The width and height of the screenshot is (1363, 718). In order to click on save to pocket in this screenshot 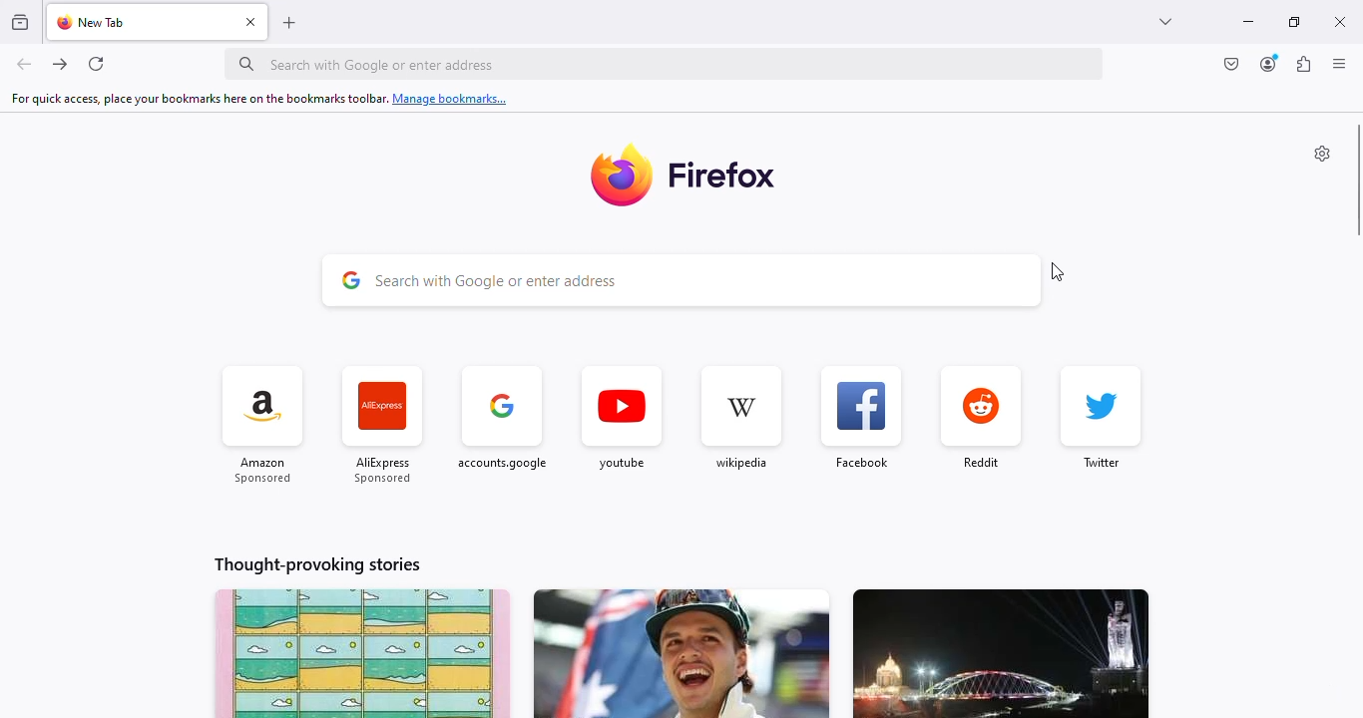, I will do `click(1232, 64)`.